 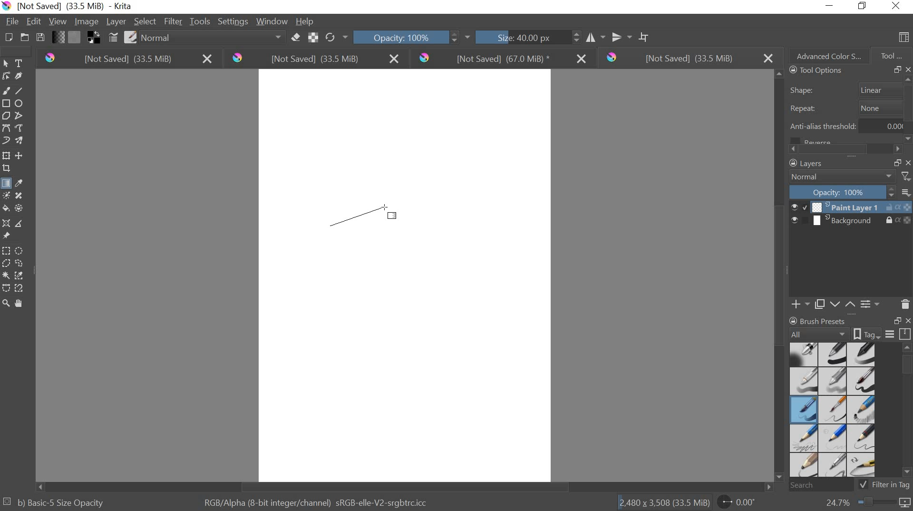 What do you see at coordinates (799, 304) in the screenshot?
I see `ADD PAINT` at bounding box center [799, 304].